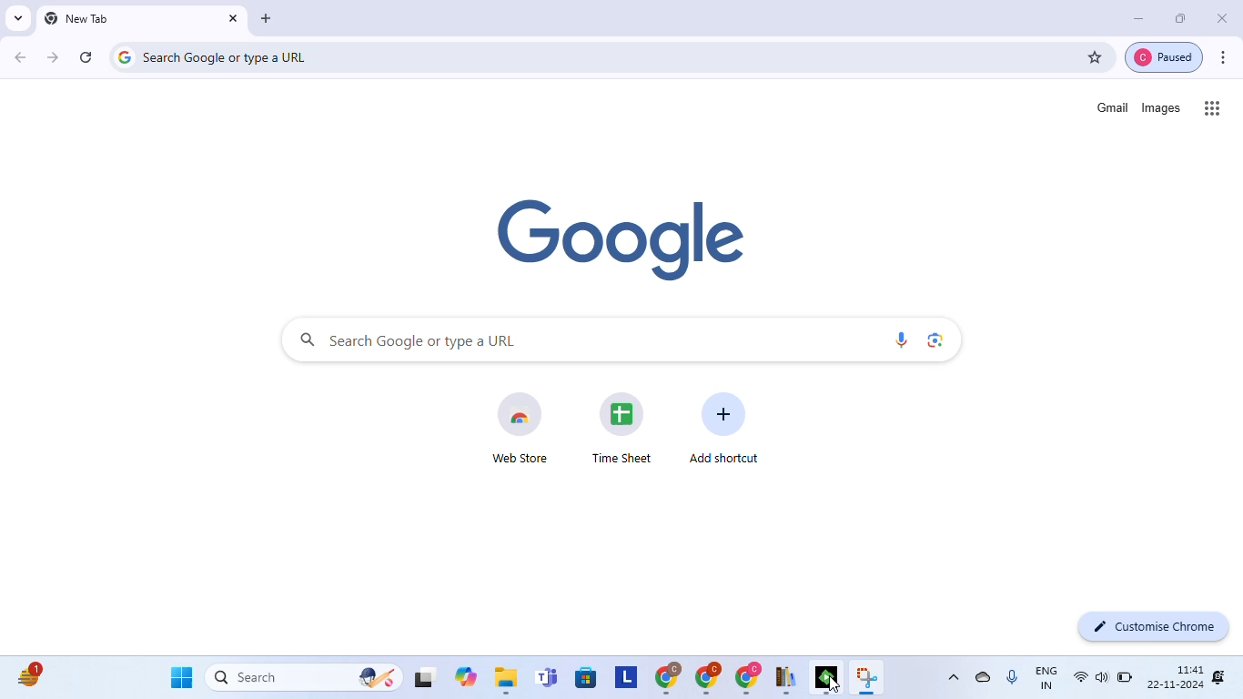  I want to click on reload this page, so click(86, 57).